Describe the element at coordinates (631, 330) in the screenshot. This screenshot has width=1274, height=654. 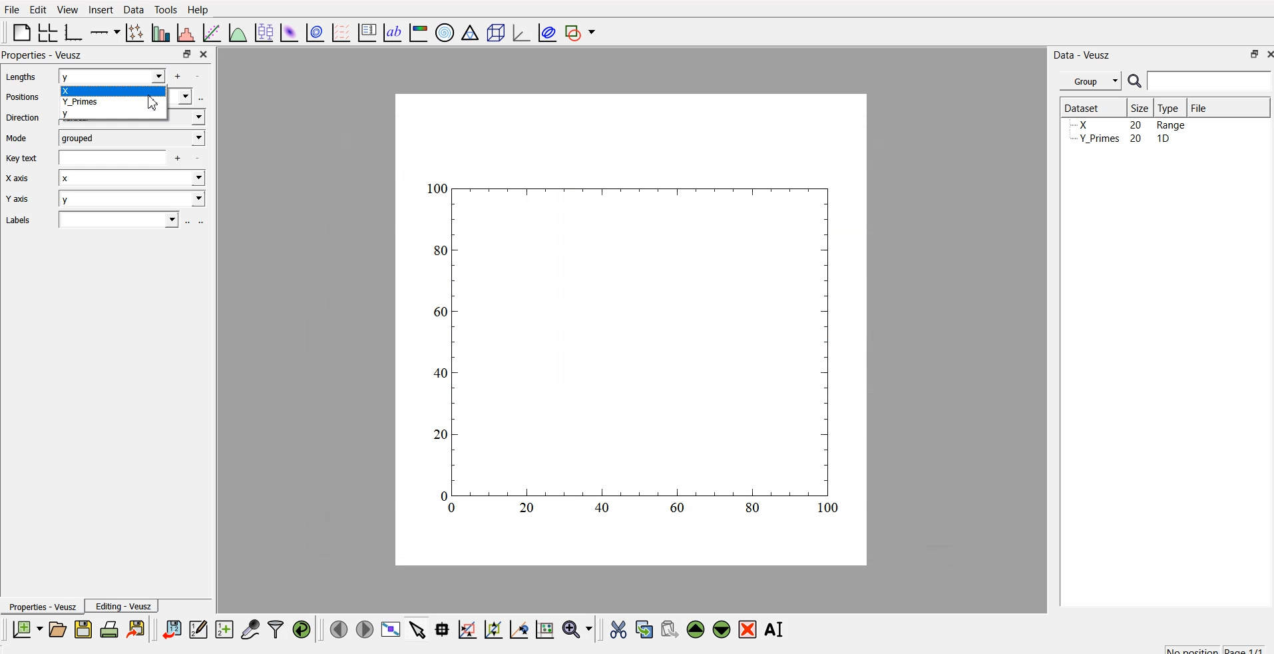
I see `canvas` at that location.